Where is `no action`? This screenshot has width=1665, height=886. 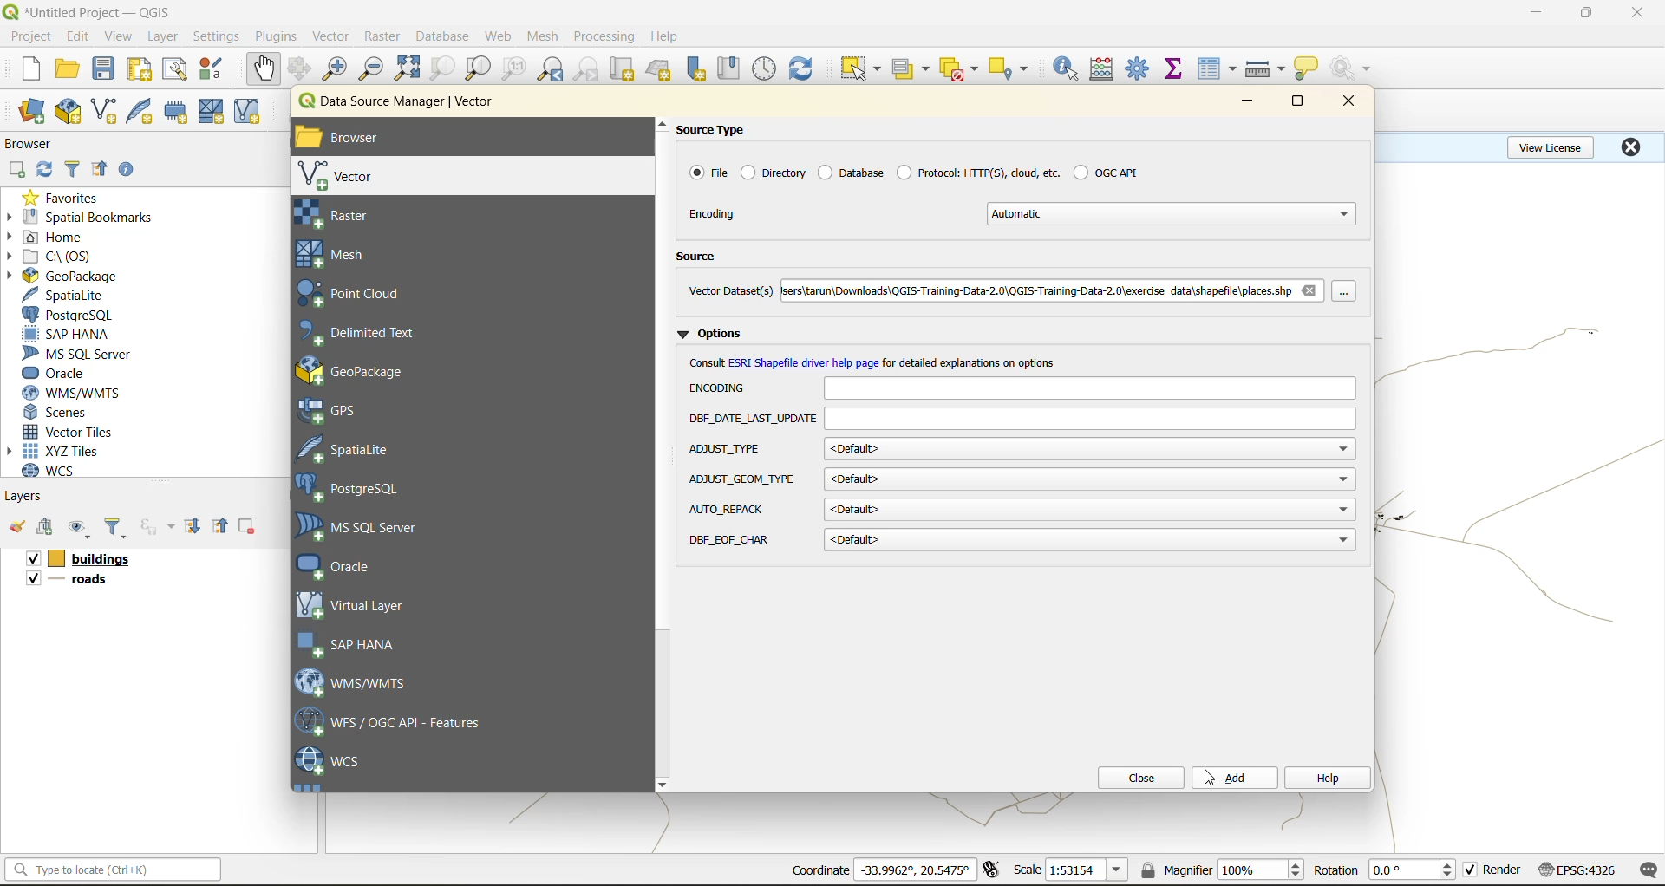
no action is located at coordinates (1354, 68).